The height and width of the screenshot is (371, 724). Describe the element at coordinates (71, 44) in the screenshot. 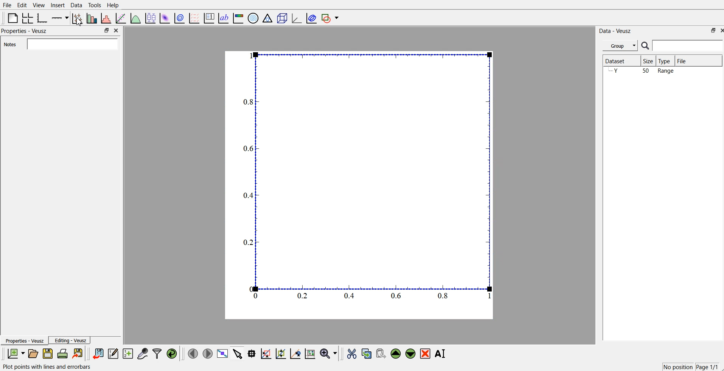

I see `Notes field` at that location.